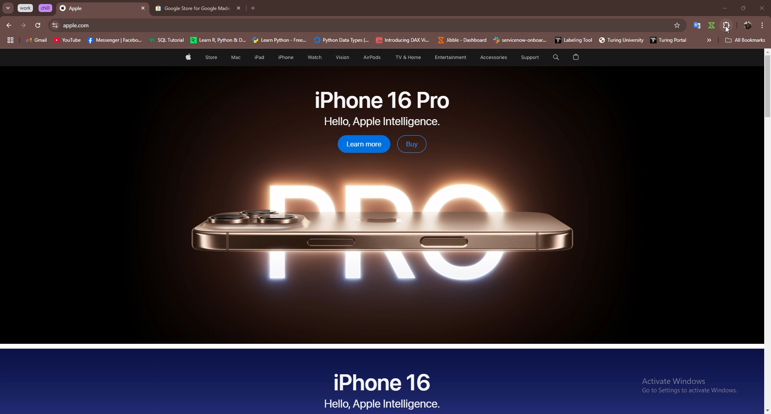 The width and height of the screenshot is (771, 414). What do you see at coordinates (218, 41) in the screenshot?
I see `Learn R &Pytho` at bounding box center [218, 41].